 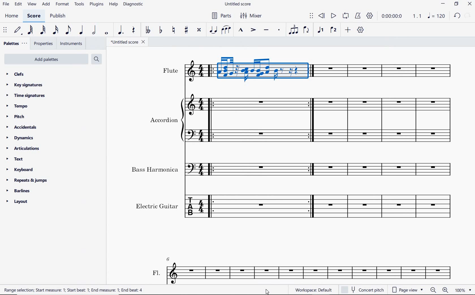 What do you see at coordinates (252, 30) in the screenshot?
I see `accent` at bounding box center [252, 30].